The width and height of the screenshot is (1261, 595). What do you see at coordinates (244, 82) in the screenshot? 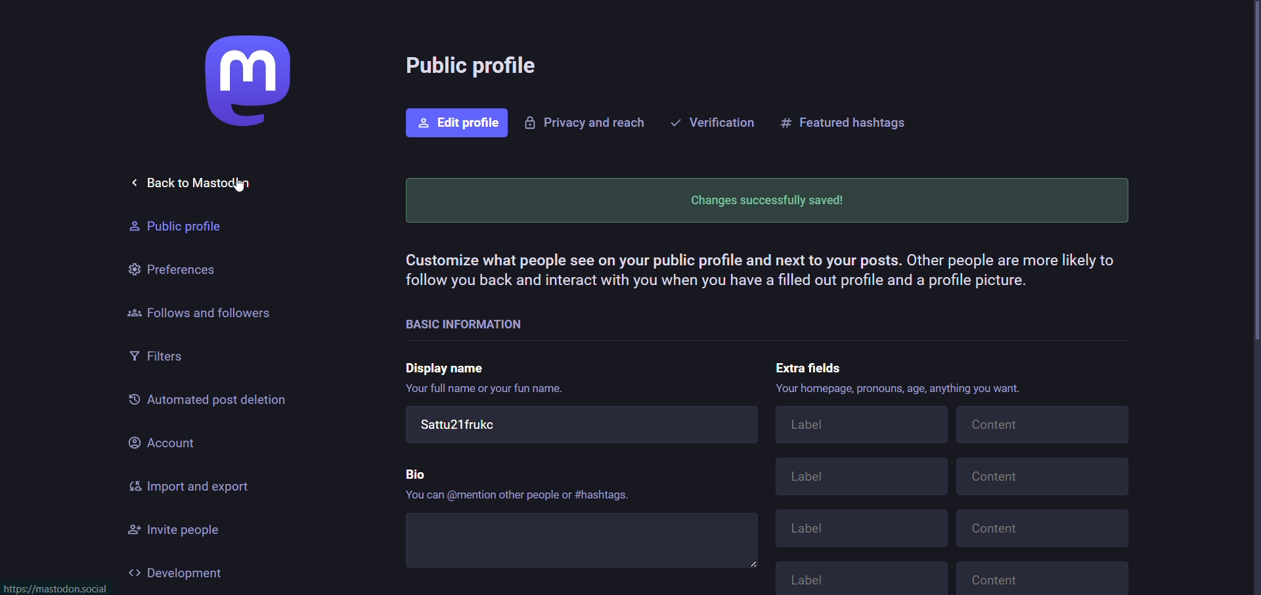
I see `logo` at bounding box center [244, 82].